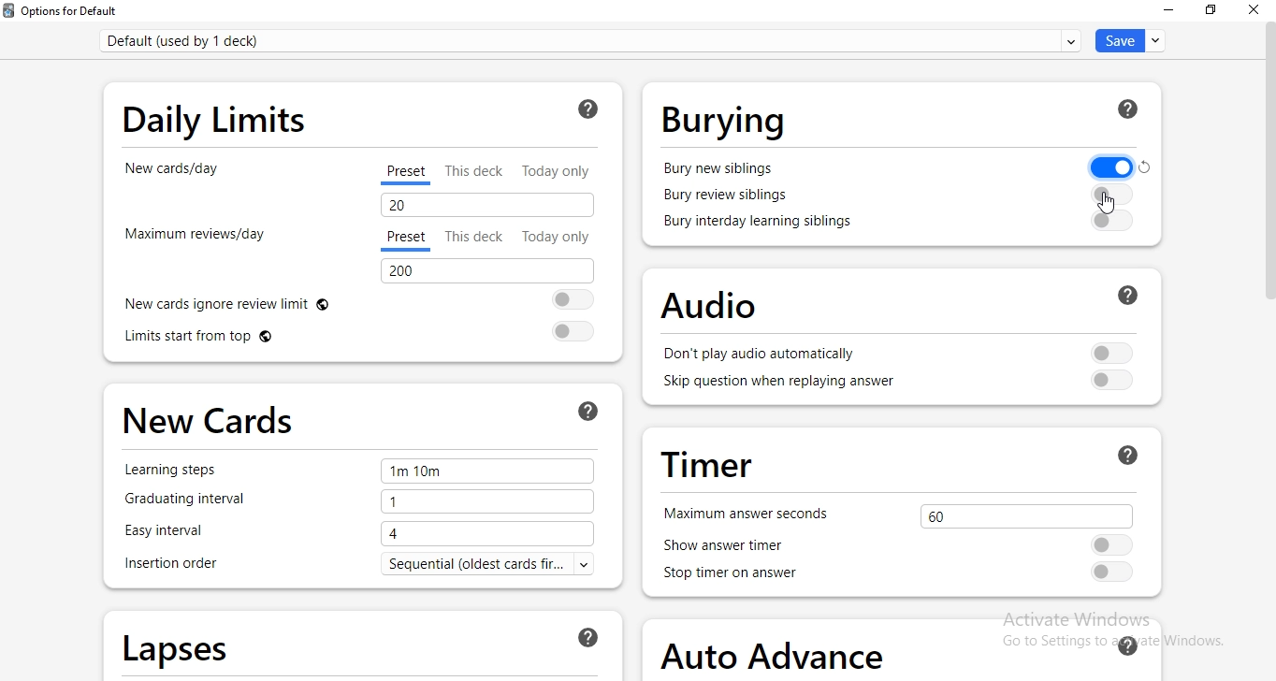 Image resolution: width=1276 pixels, height=681 pixels. What do you see at coordinates (172, 565) in the screenshot?
I see `insertion order` at bounding box center [172, 565].